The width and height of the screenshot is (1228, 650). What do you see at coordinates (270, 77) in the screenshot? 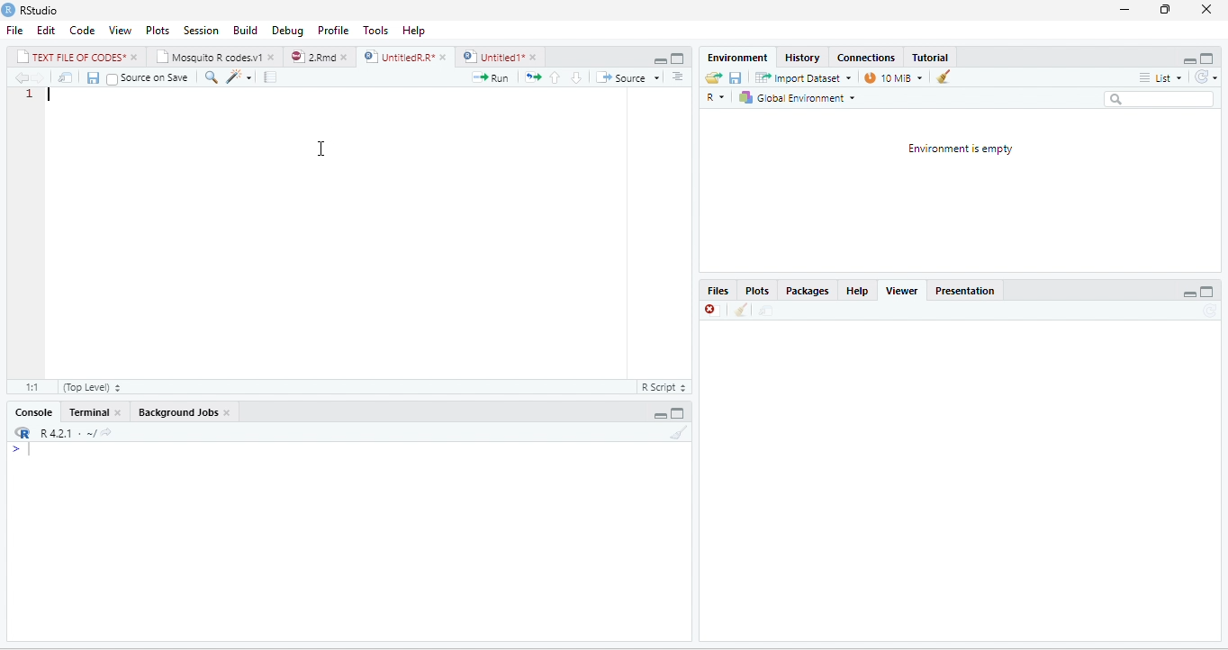
I see `compile report` at bounding box center [270, 77].